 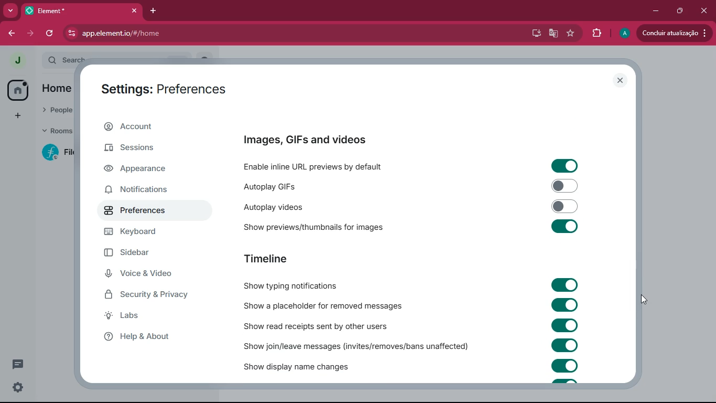 What do you see at coordinates (566, 305) in the screenshot?
I see `toggle on/off` at bounding box center [566, 305].